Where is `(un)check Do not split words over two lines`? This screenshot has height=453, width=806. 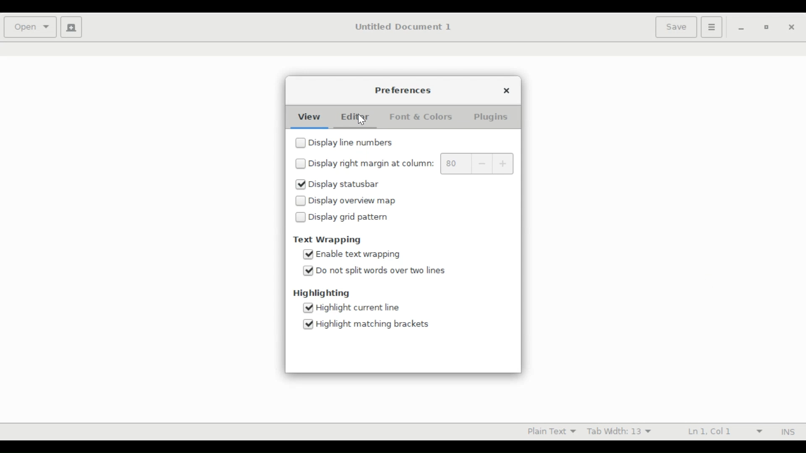 (un)check Do not split words over two lines is located at coordinates (384, 271).